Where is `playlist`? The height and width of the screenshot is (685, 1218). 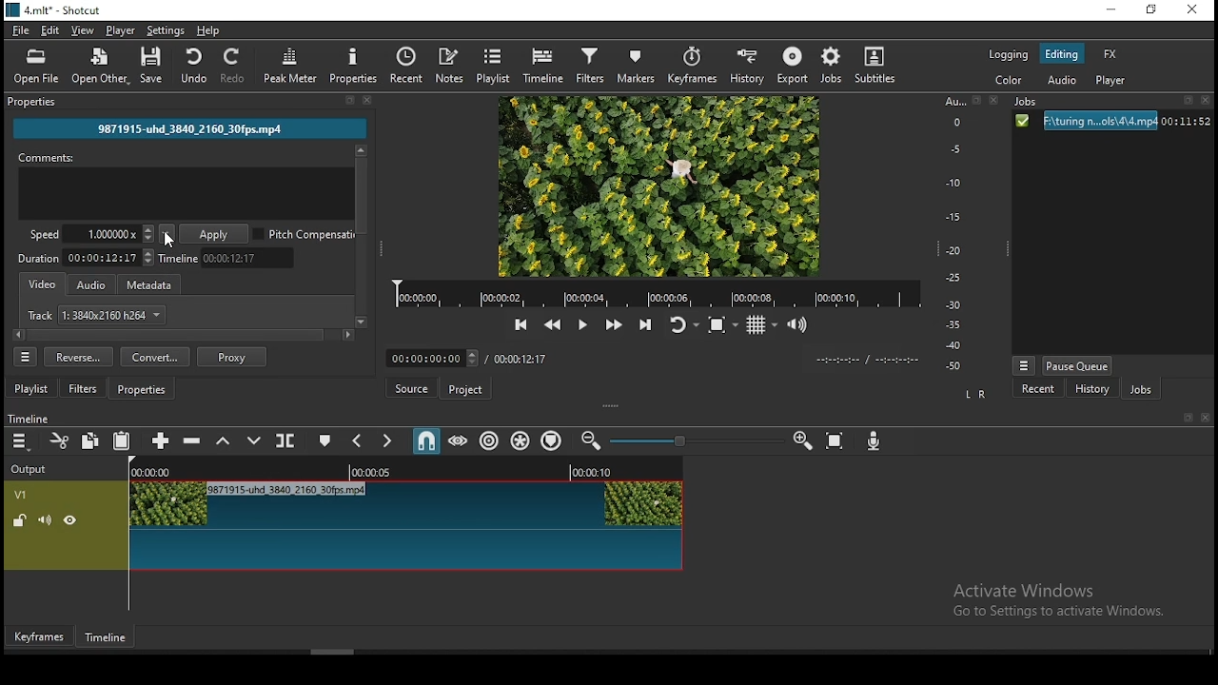 playlist is located at coordinates (31, 387).